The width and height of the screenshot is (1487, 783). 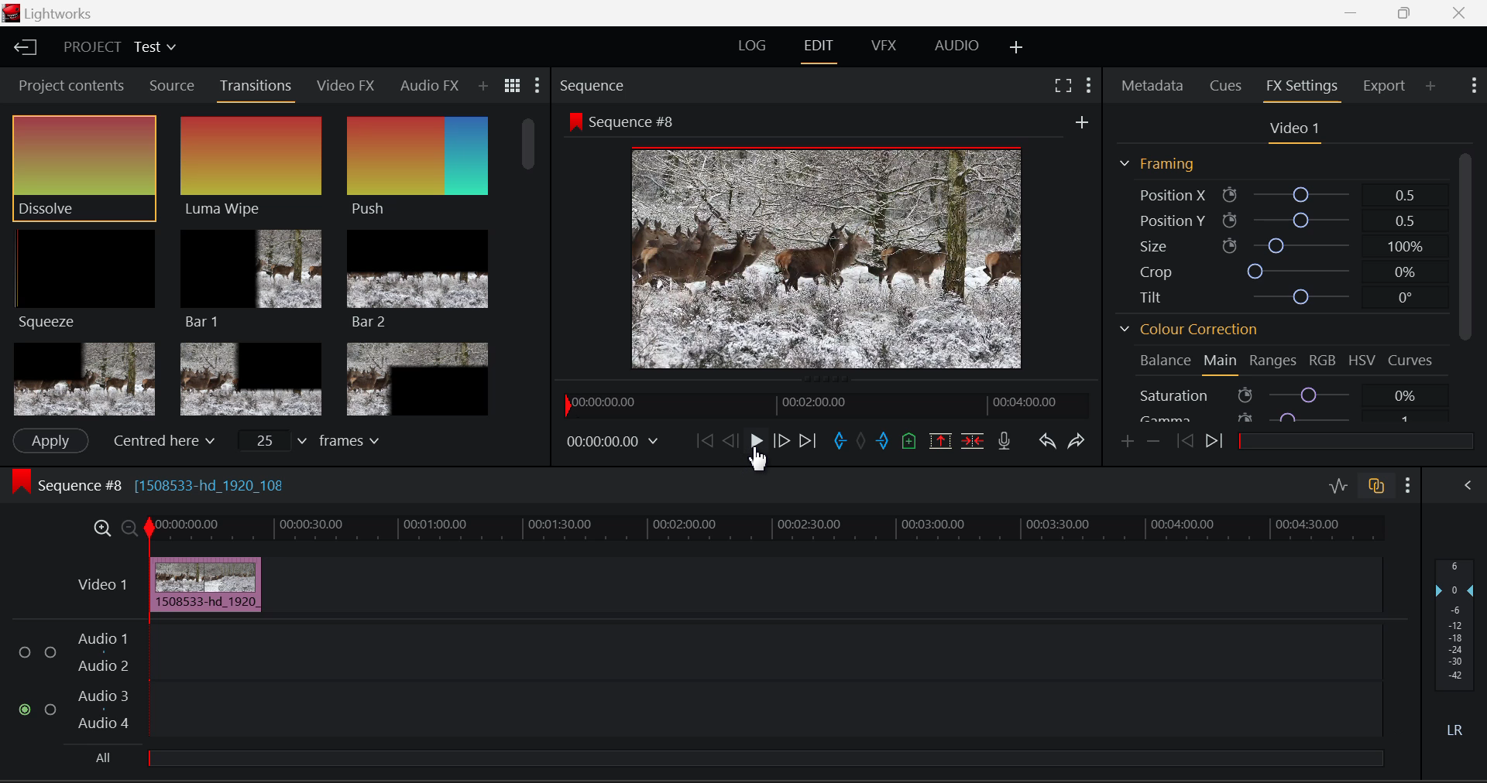 What do you see at coordinates (1274, 217) in the screenshot?
I see `Position Y` at bounding box center [1274, 217].